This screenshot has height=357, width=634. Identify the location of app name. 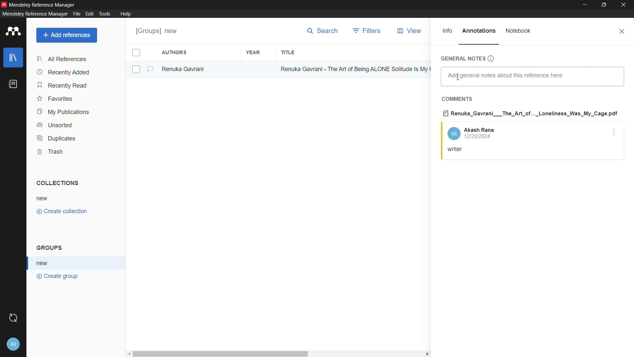
(43, 4).